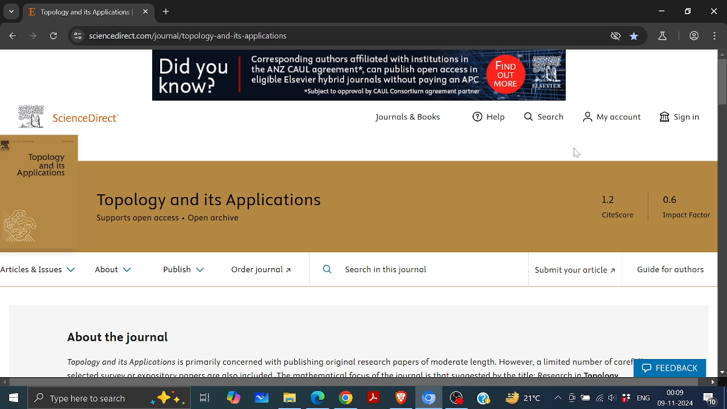 Image resolution: width=727 pixels, height=409 pixels. Describe the element at coordinates (599, 398) in the screenshot. I see `Internet Access` at that location.